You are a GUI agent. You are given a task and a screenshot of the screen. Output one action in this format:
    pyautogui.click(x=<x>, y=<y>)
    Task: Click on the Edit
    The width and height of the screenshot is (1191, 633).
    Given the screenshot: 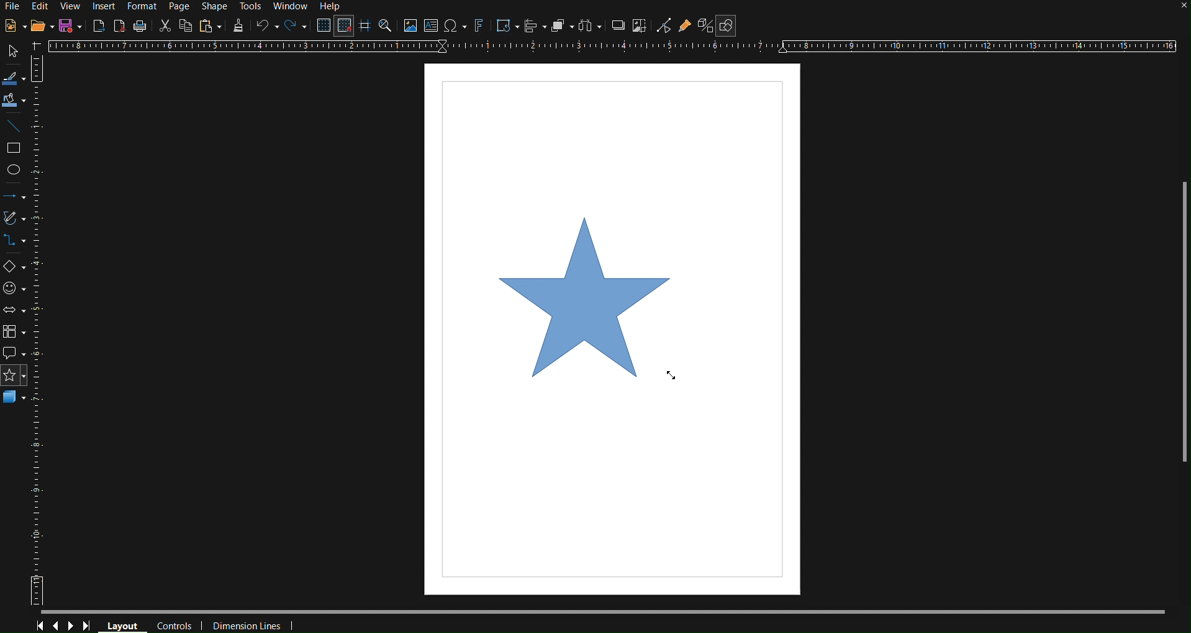 What is the action you would take?
    pyautogui.click(x=43, y=7)
    